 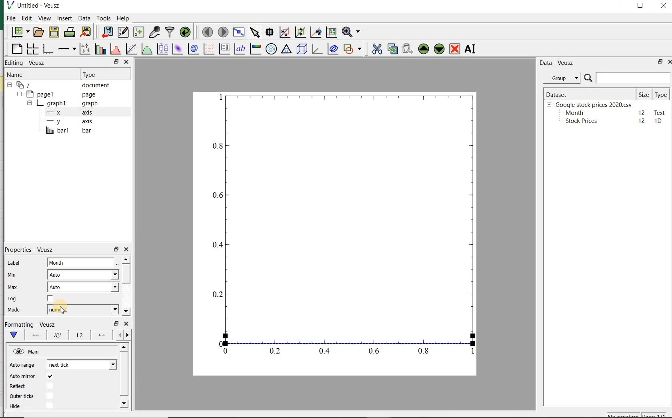 I want to click on close, so click(x=127, y=249).